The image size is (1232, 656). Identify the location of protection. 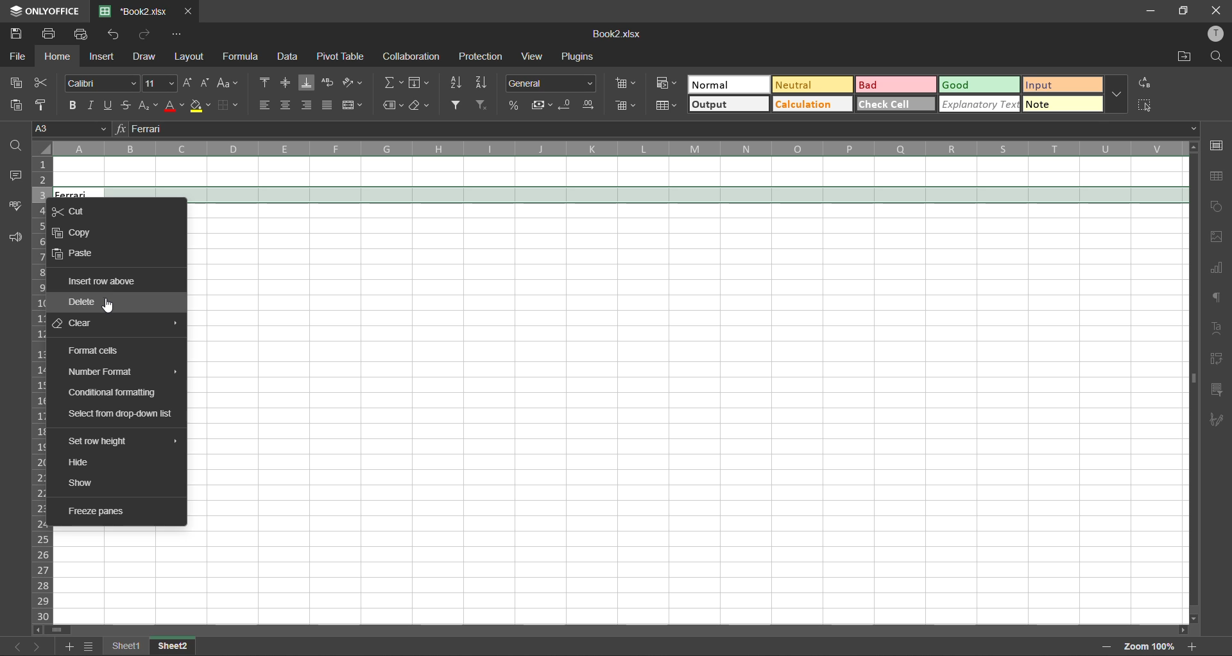
(483, 56).